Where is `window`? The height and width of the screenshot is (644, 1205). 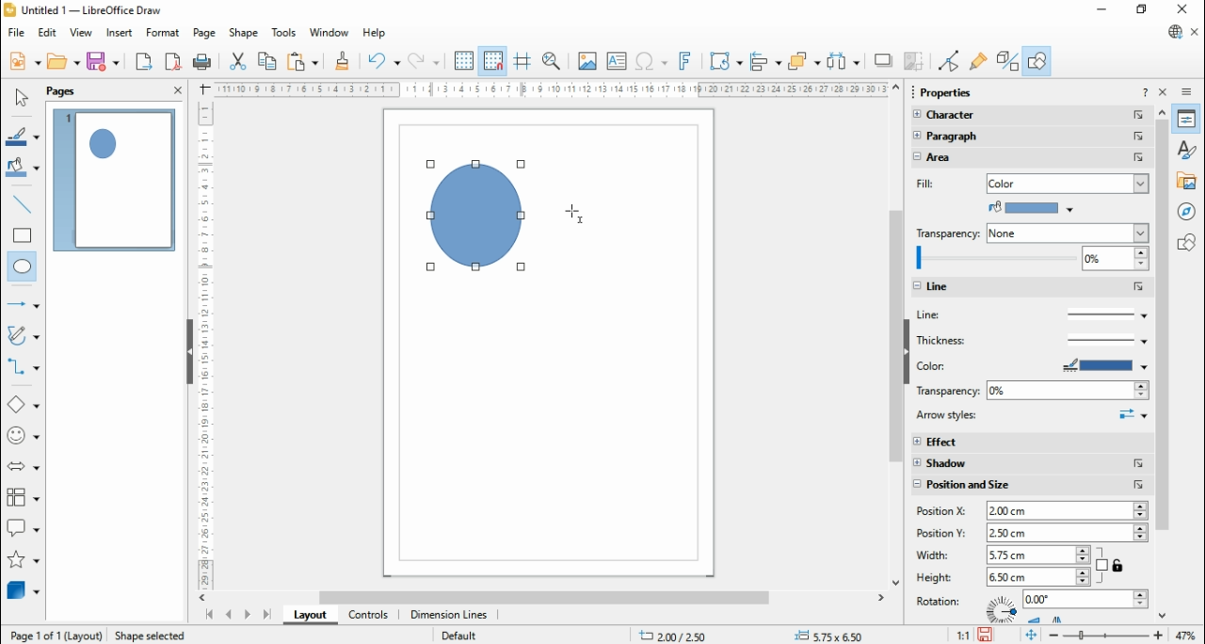 window is located at coordinates (329, 32).